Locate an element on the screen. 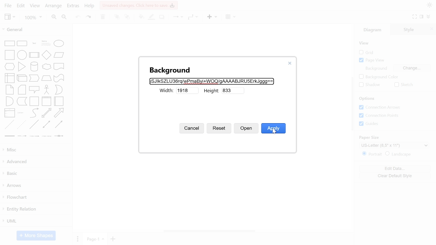  landscape is located at coordinates (399, 154).